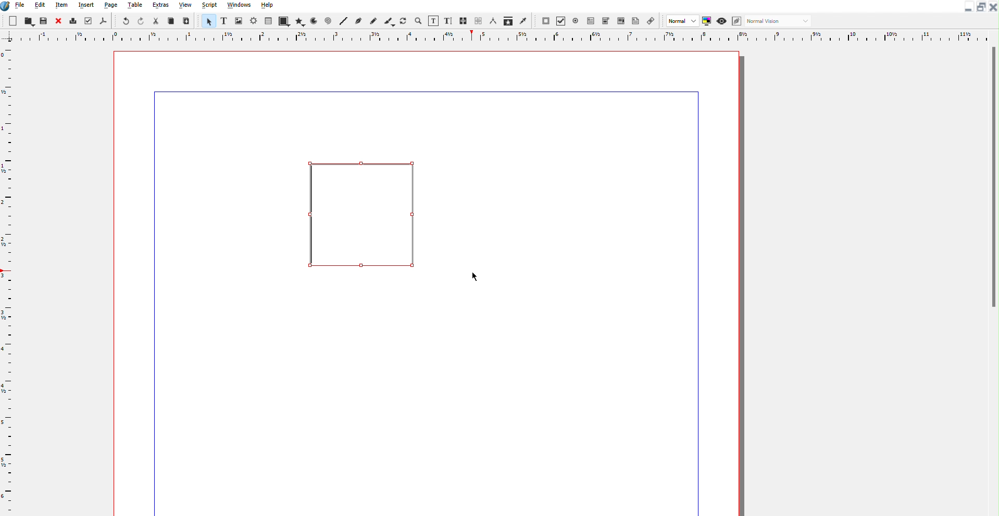 Image resolution: width=999 pixels, height=516 pixels. Describe the element at coordinates (721, 21) in the screenshot. I see `Preview Mode` at that location.